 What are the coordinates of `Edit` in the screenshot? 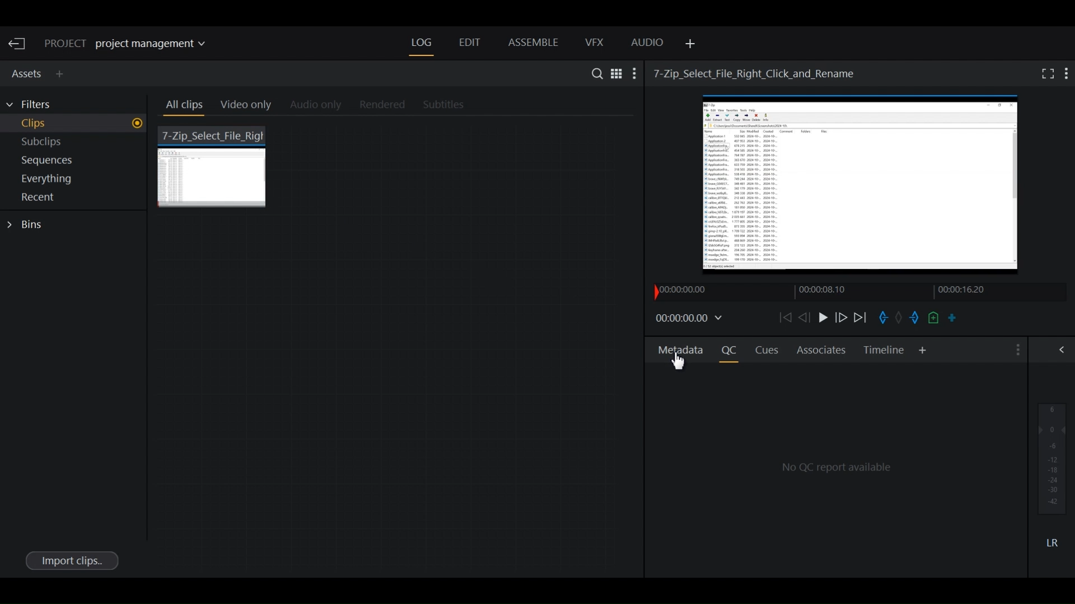 It's located at (469, 44).